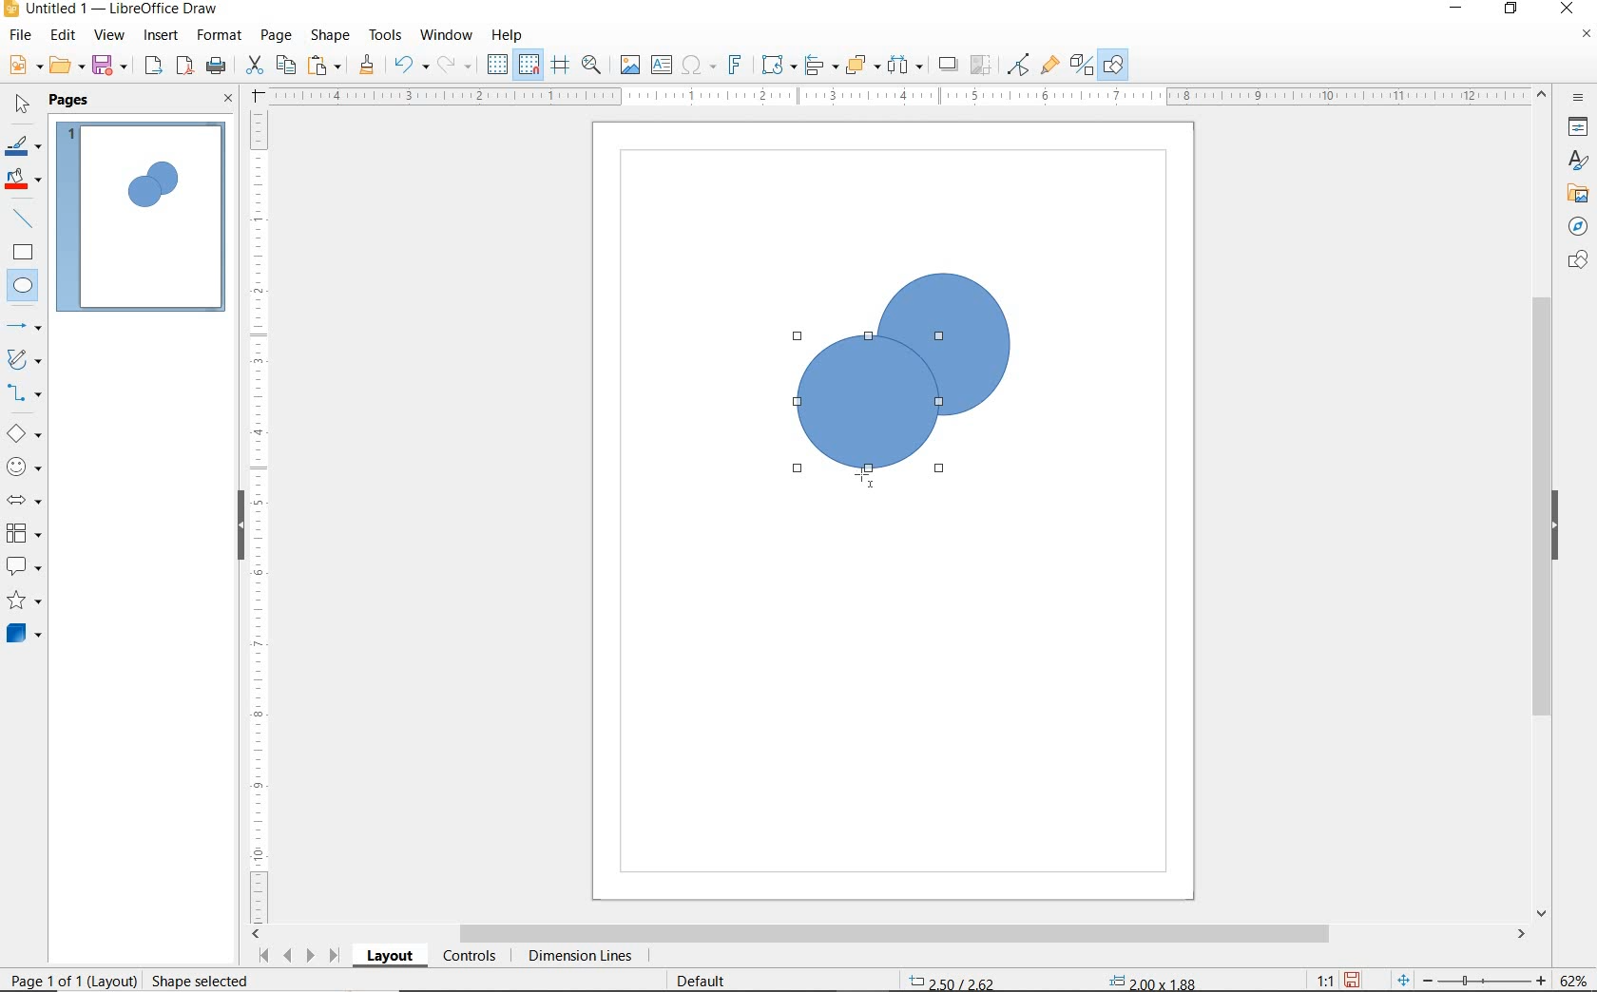 This screenshot has height=992, width=1597. Describe the element at coordinates (560, 66) in the screenshot. I see `HELPLINES WHILE MOVING` at that location.